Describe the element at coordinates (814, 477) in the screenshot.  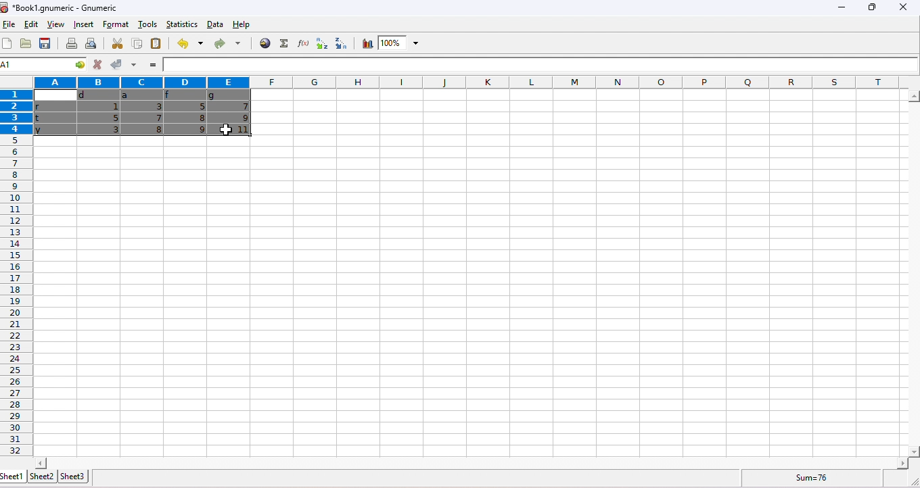
I see `sum=76` at that location.